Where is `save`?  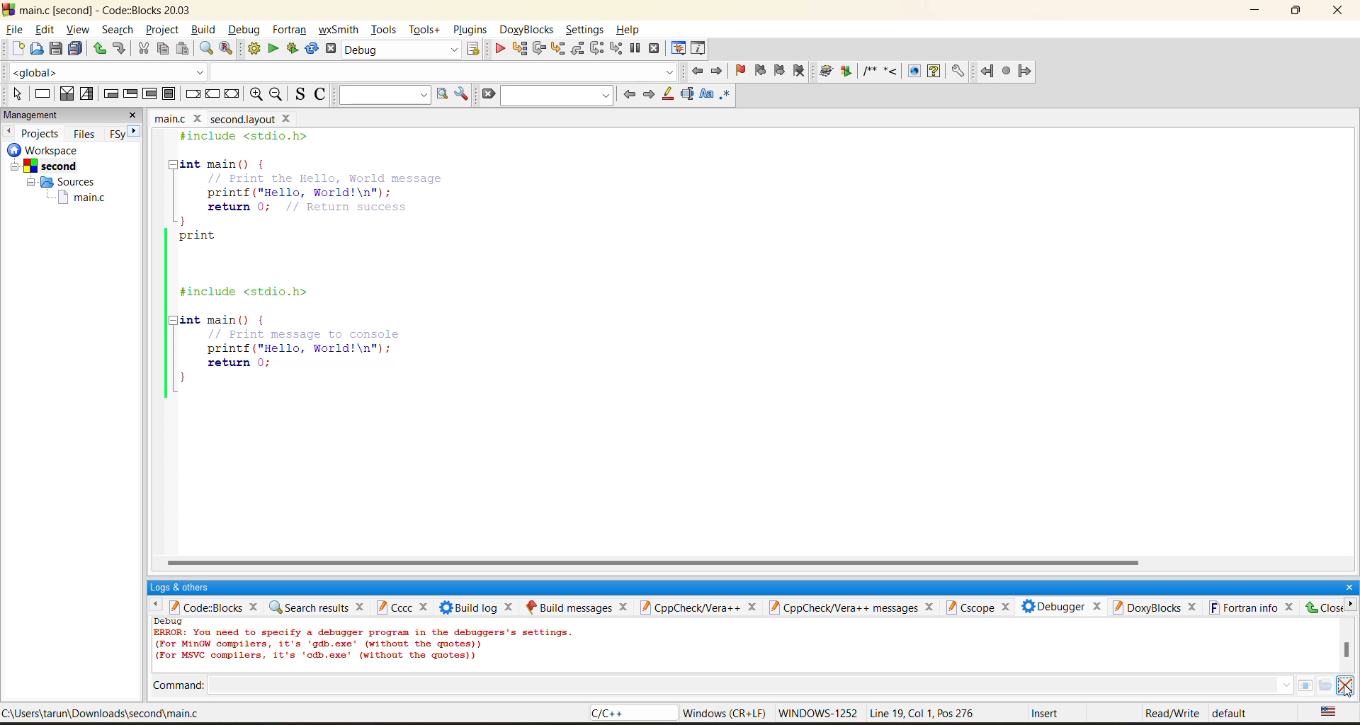 save is located at coordinates (55, 50).